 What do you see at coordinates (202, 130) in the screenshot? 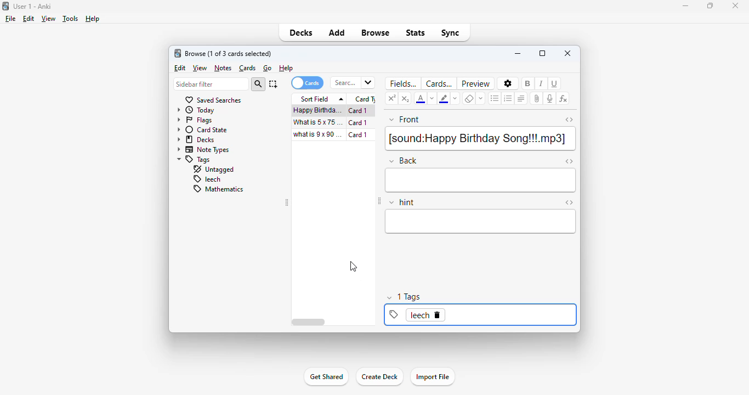
I see `card state` at bounding box center [202, 130].